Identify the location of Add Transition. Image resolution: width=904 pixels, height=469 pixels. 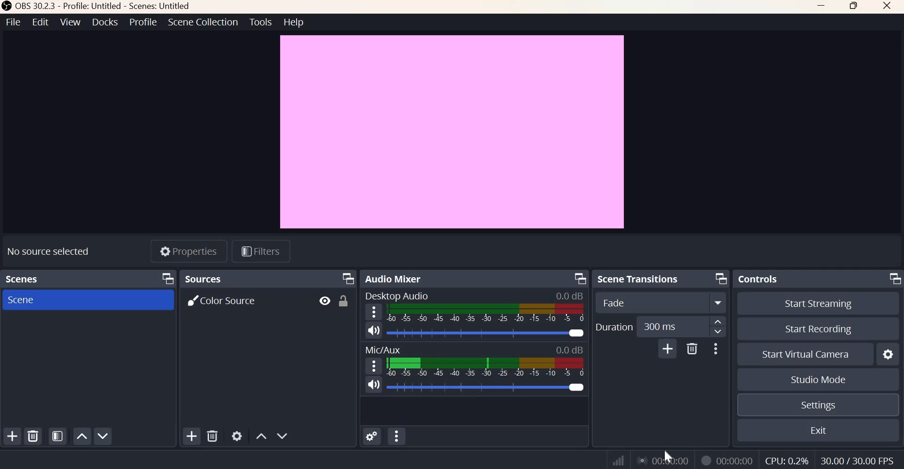
(667, 350).